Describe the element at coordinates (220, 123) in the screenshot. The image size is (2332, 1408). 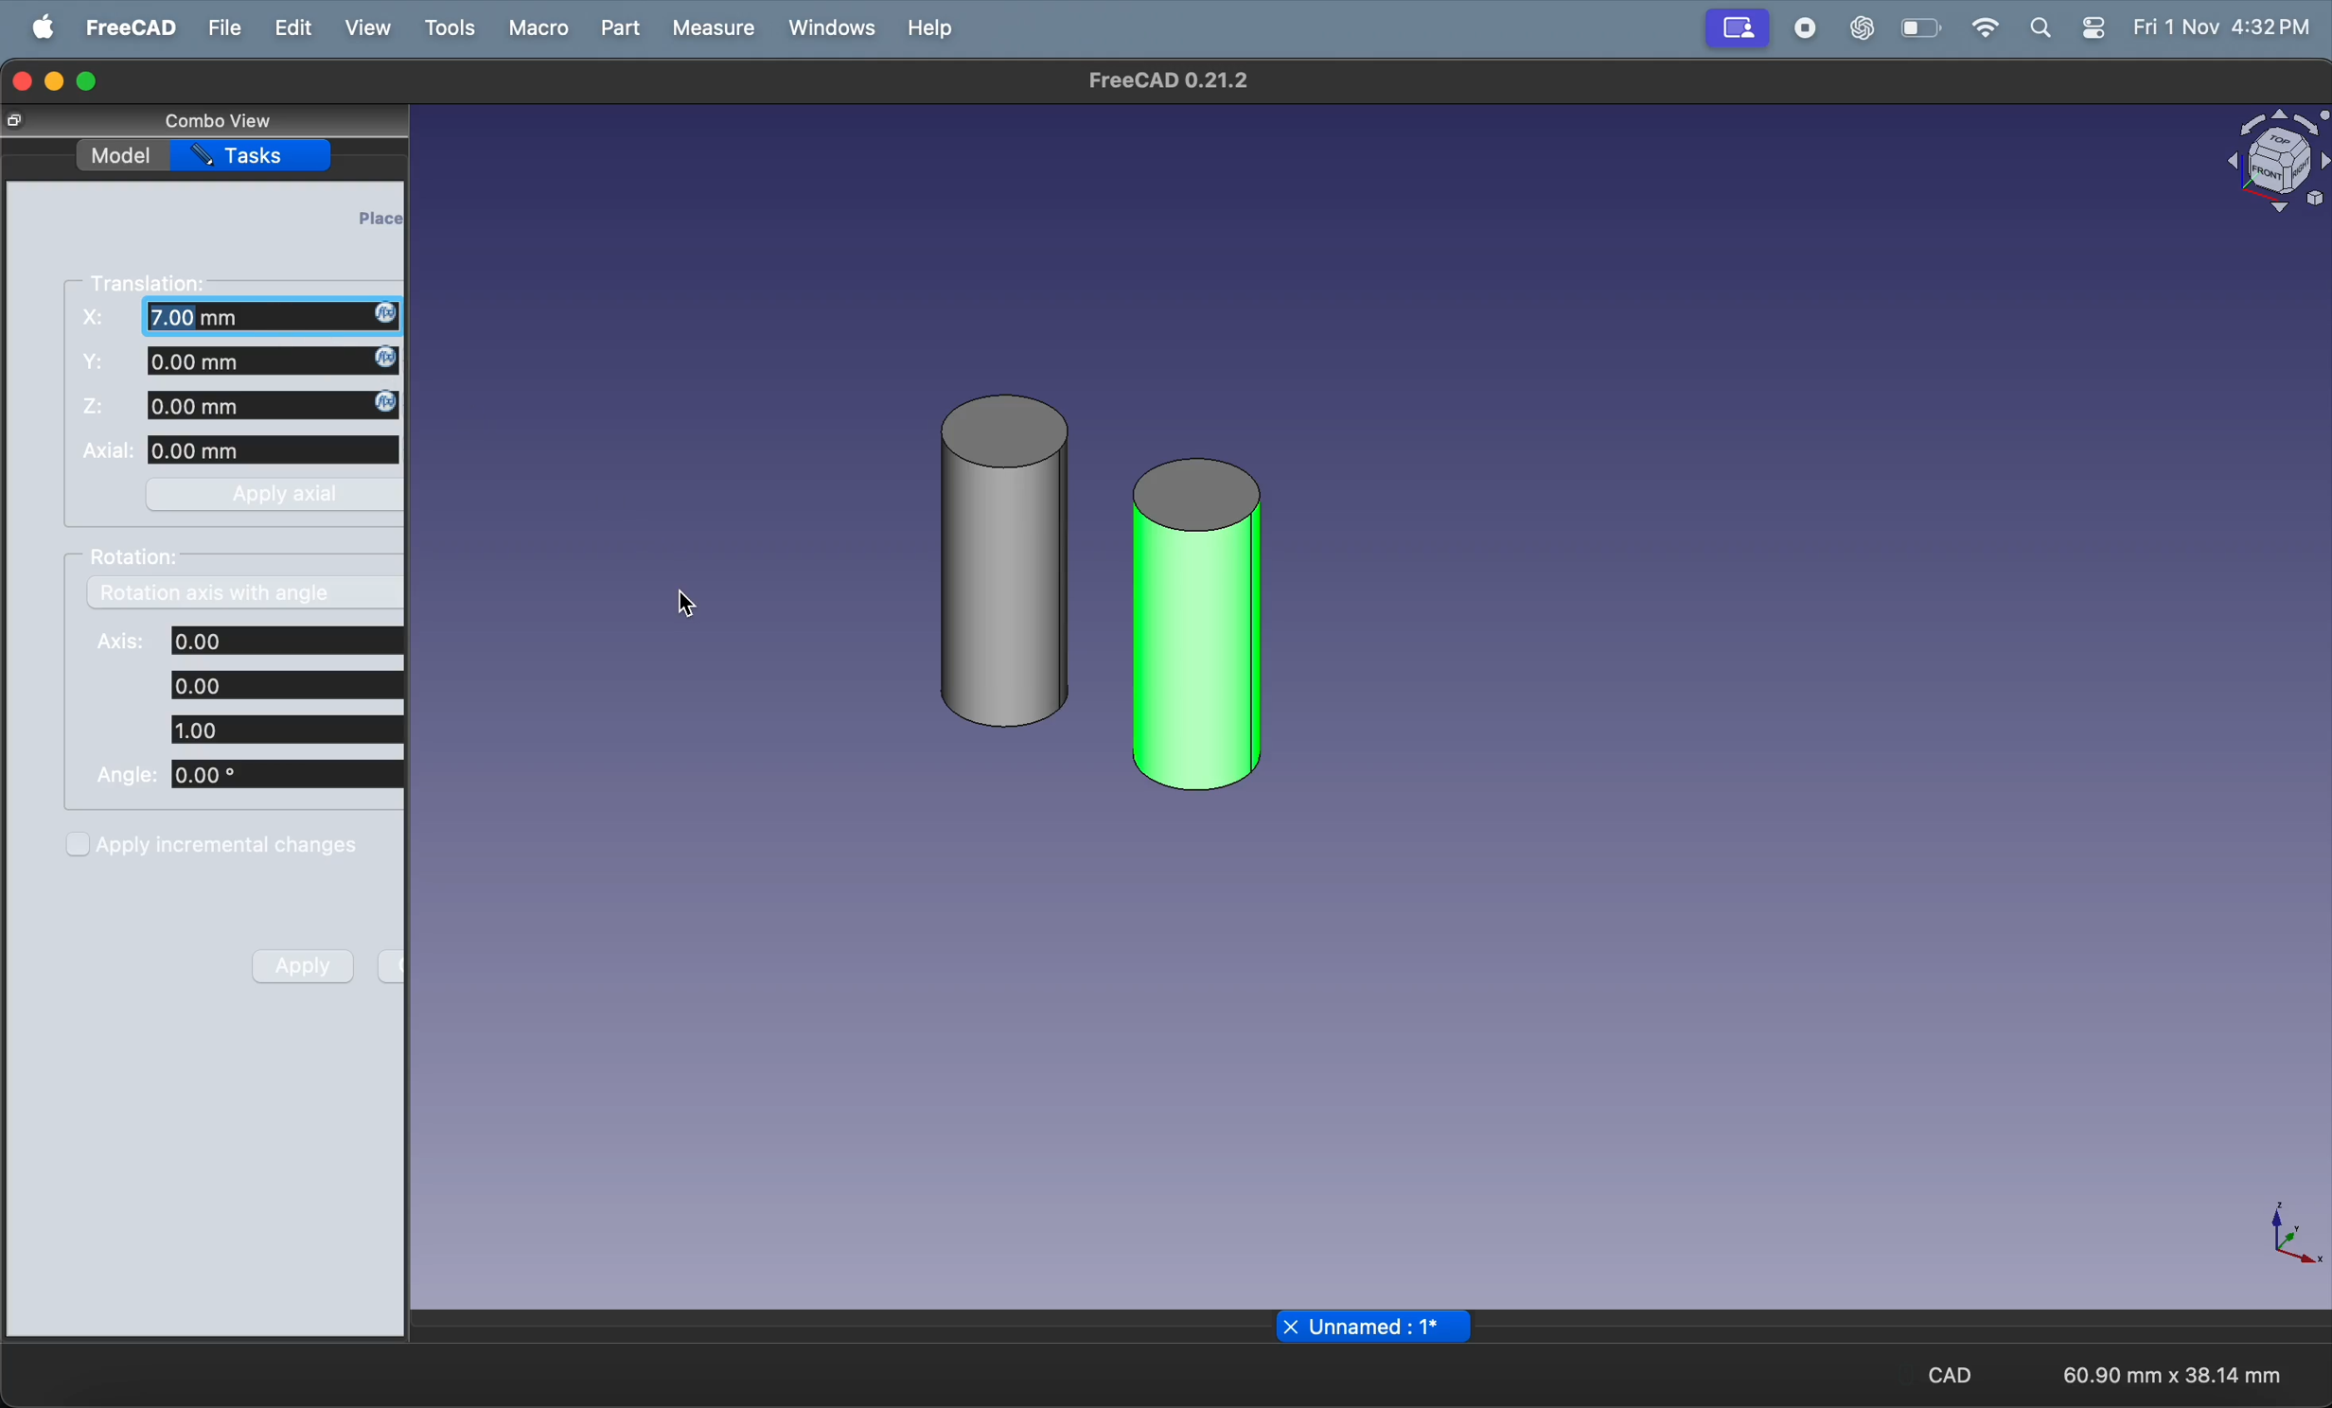
I see `combo view` at that location.